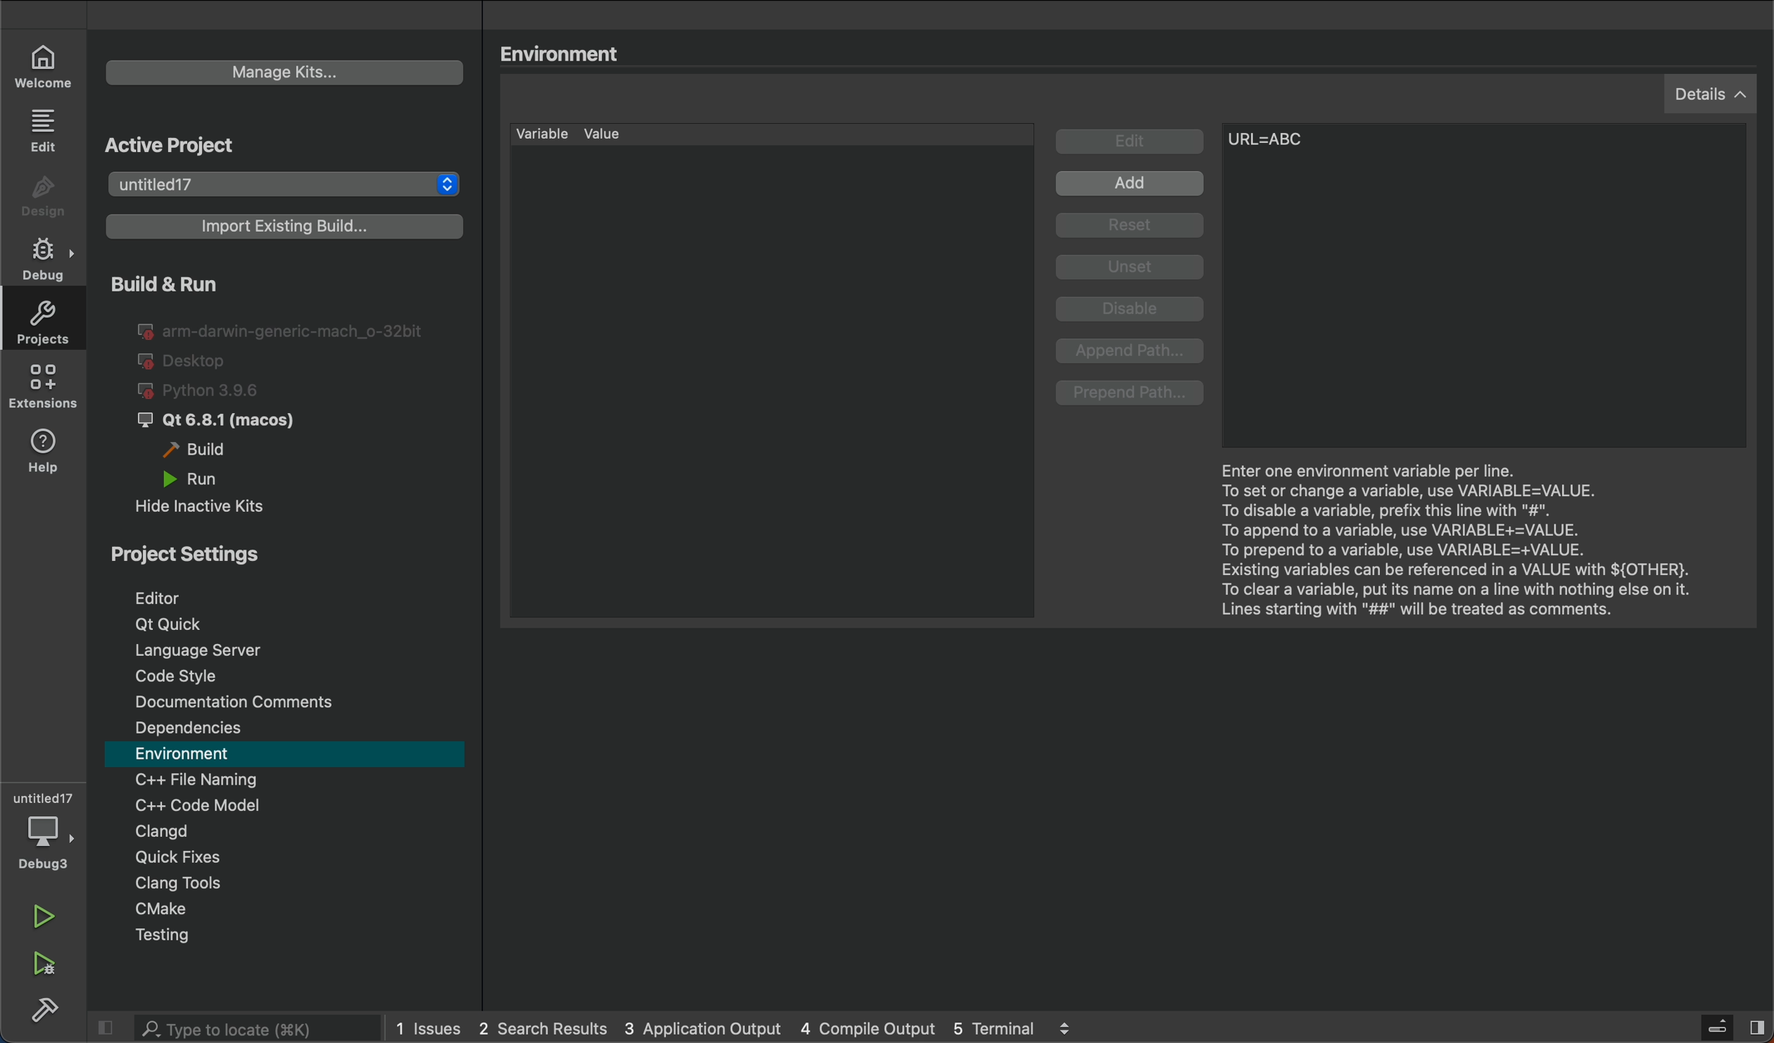 The height and width of the screenshot is (1043, 1774). What do you see at coordinates (283, 329) in the screenshot?
I see `I@ arm-darwin-generic-mach_o-32bit` at bounding box center [283, 329].